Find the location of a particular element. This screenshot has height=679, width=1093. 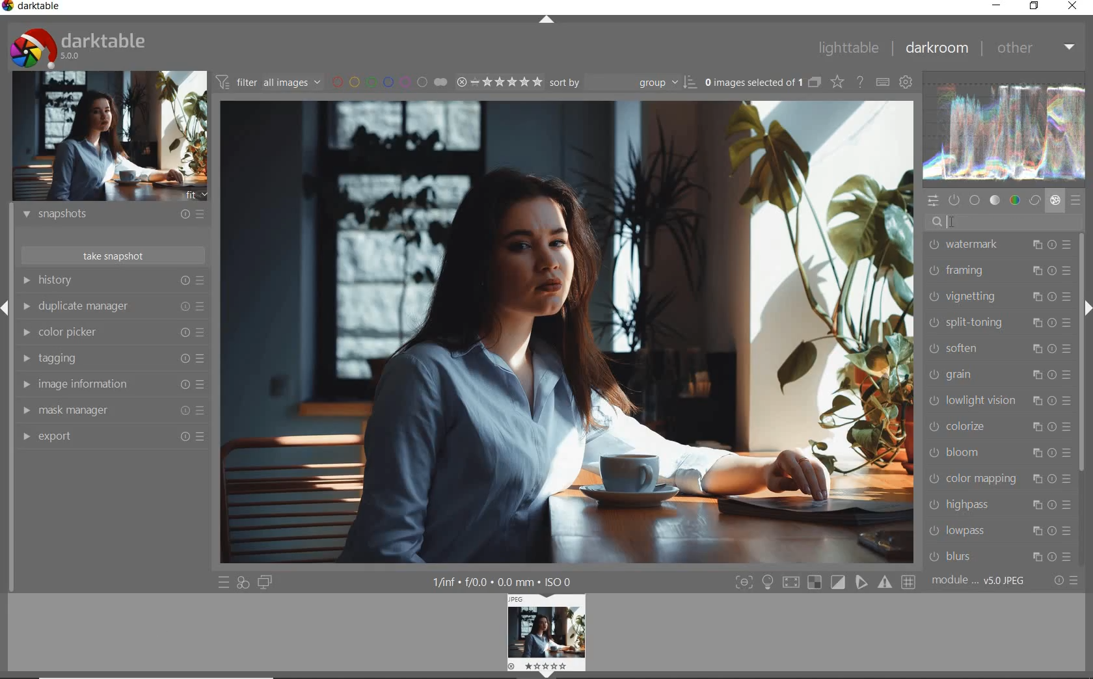

mask manager is located at coordinates (111, 409).